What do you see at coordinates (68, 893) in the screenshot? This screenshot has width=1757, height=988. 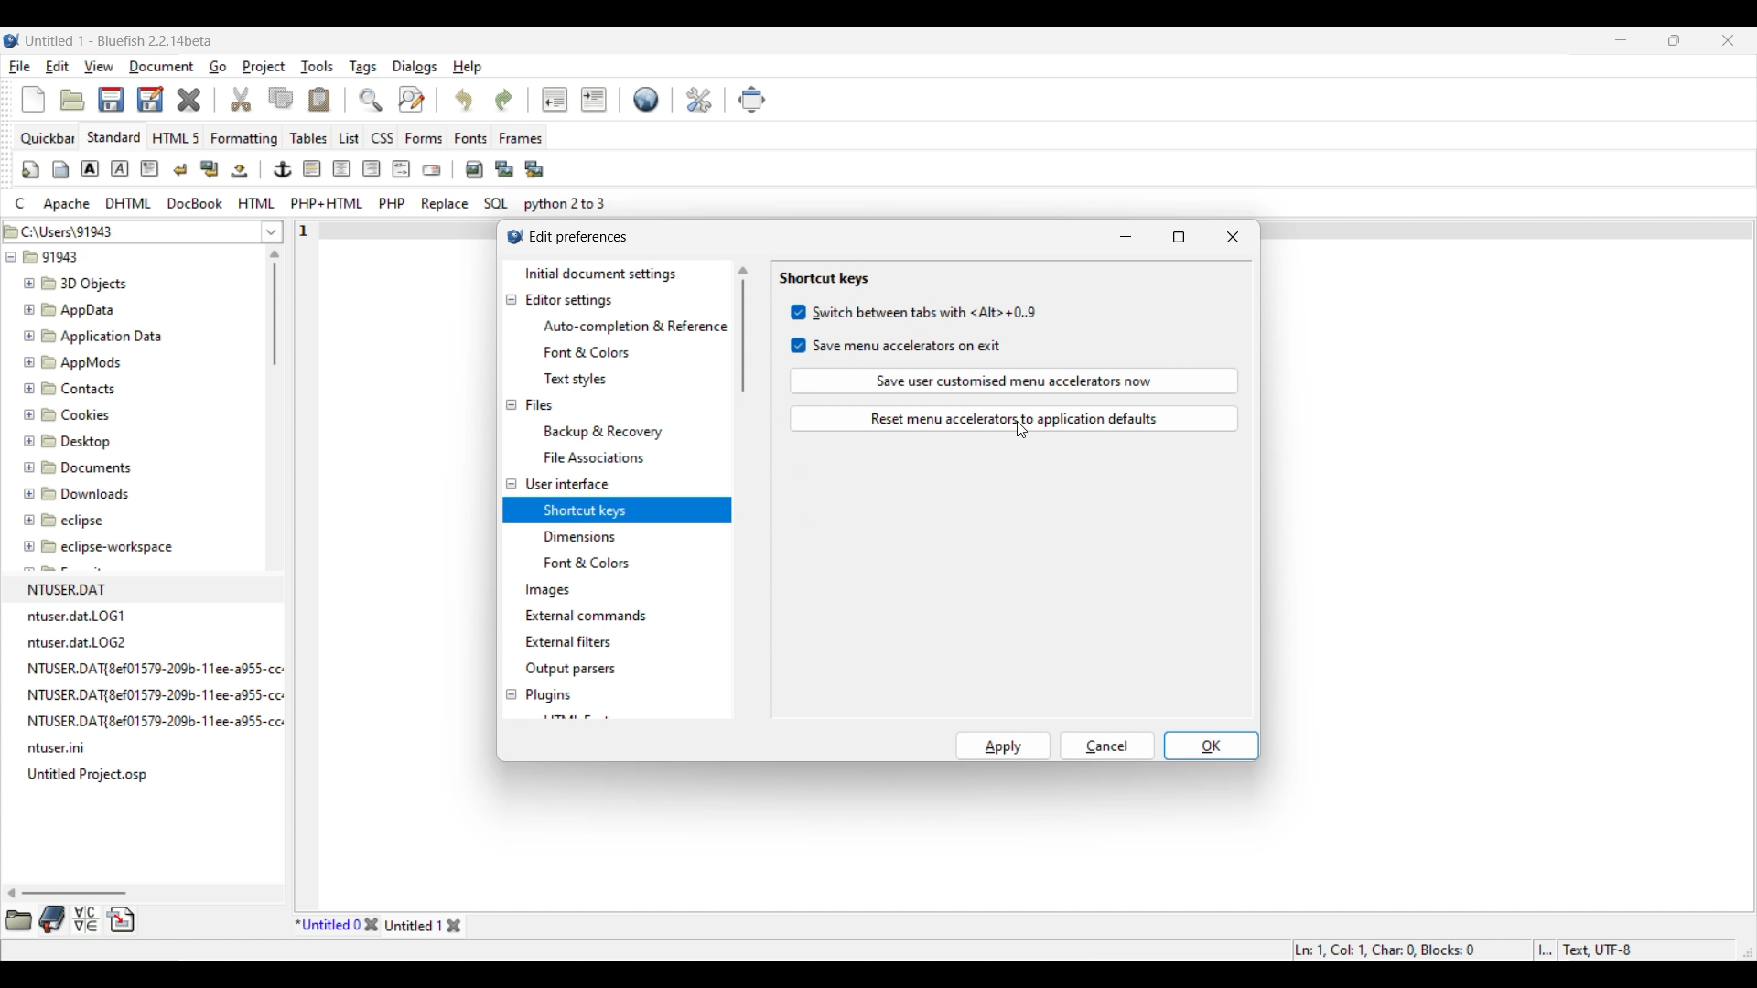 I see `Horizontal slide bar` at bounding box center [68, 893].